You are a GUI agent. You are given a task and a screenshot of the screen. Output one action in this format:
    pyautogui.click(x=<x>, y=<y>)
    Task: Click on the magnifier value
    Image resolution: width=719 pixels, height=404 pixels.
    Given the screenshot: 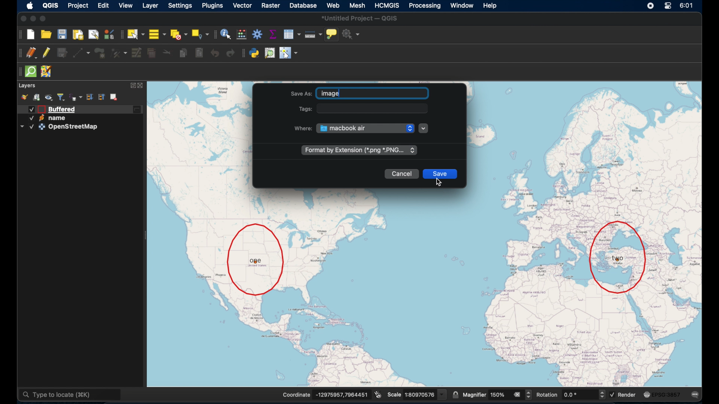 What is the action you would take?
    pyautogui.click(x=498, y=394)
    